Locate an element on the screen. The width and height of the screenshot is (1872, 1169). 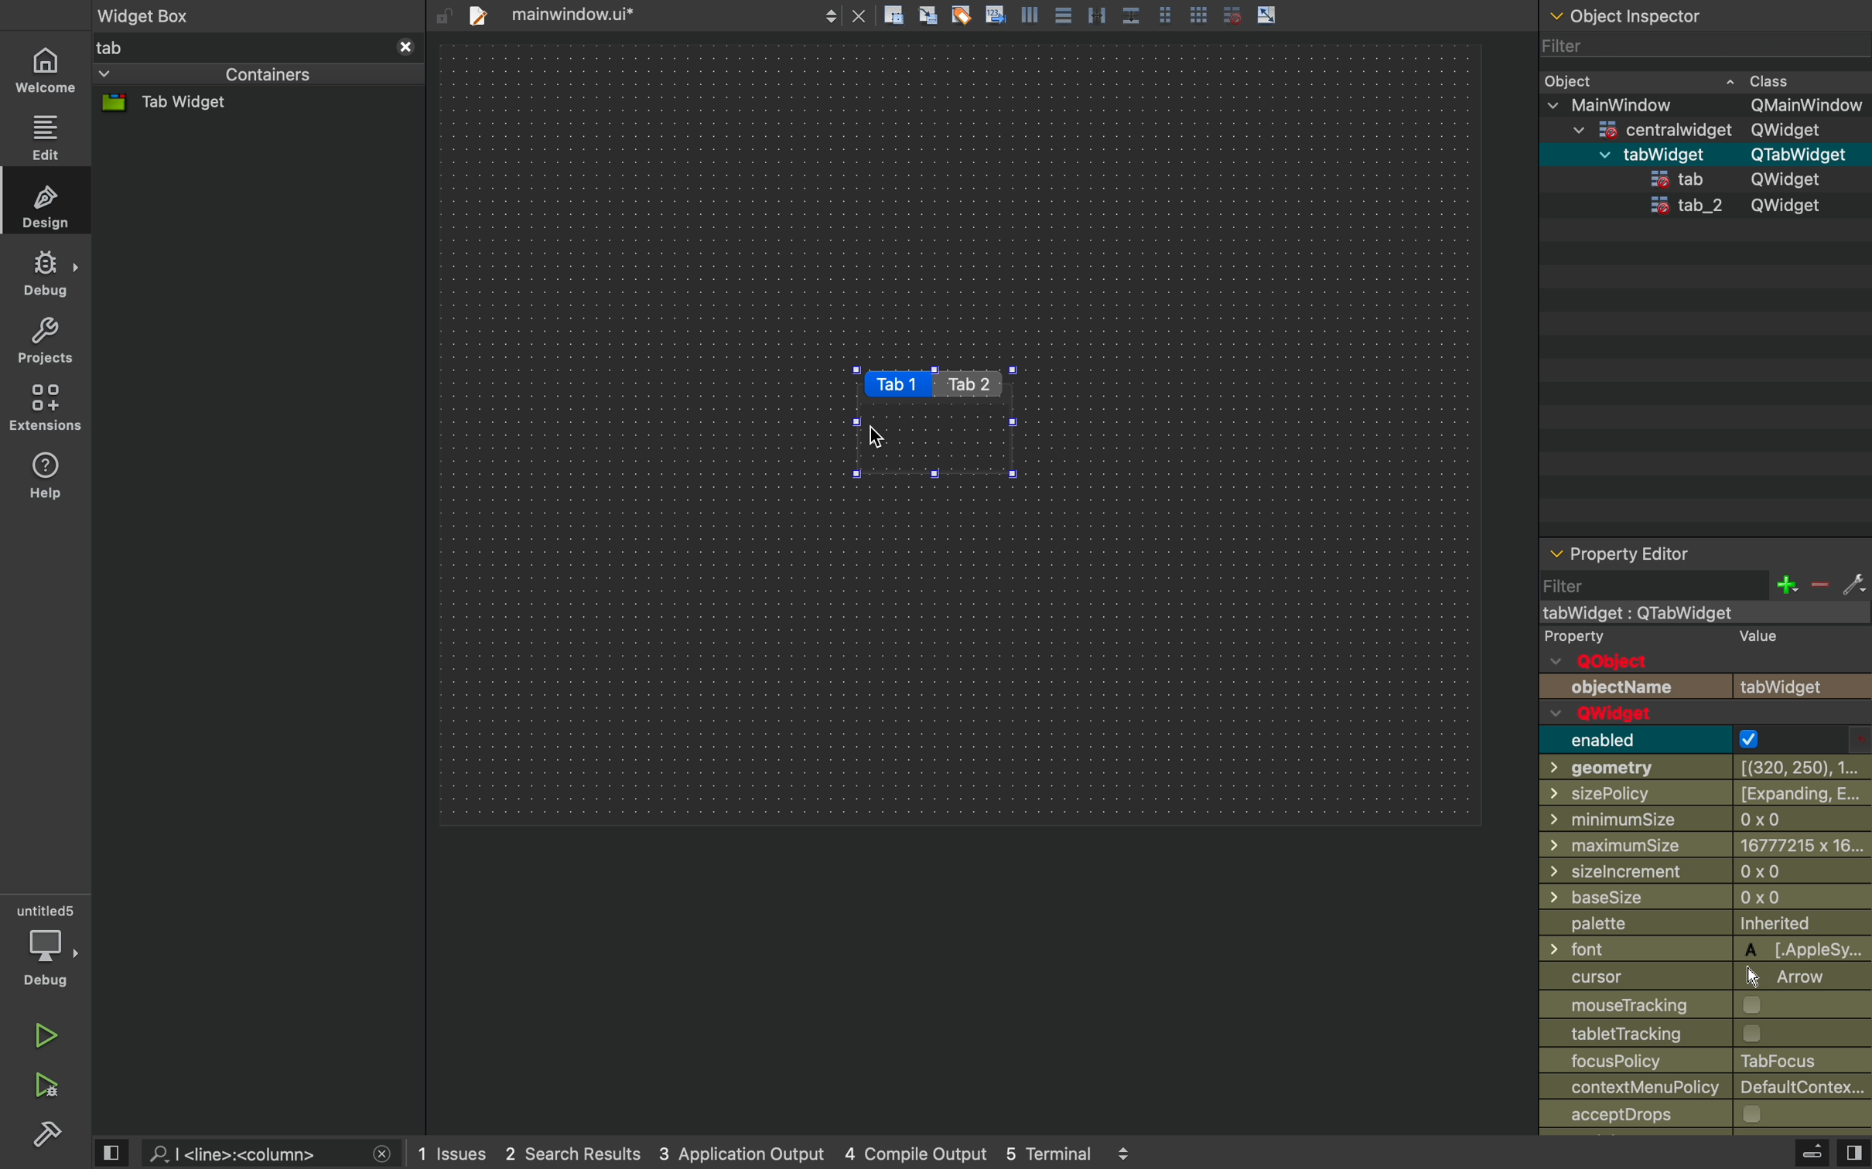
scale object is located at coordinates (1266, 14).